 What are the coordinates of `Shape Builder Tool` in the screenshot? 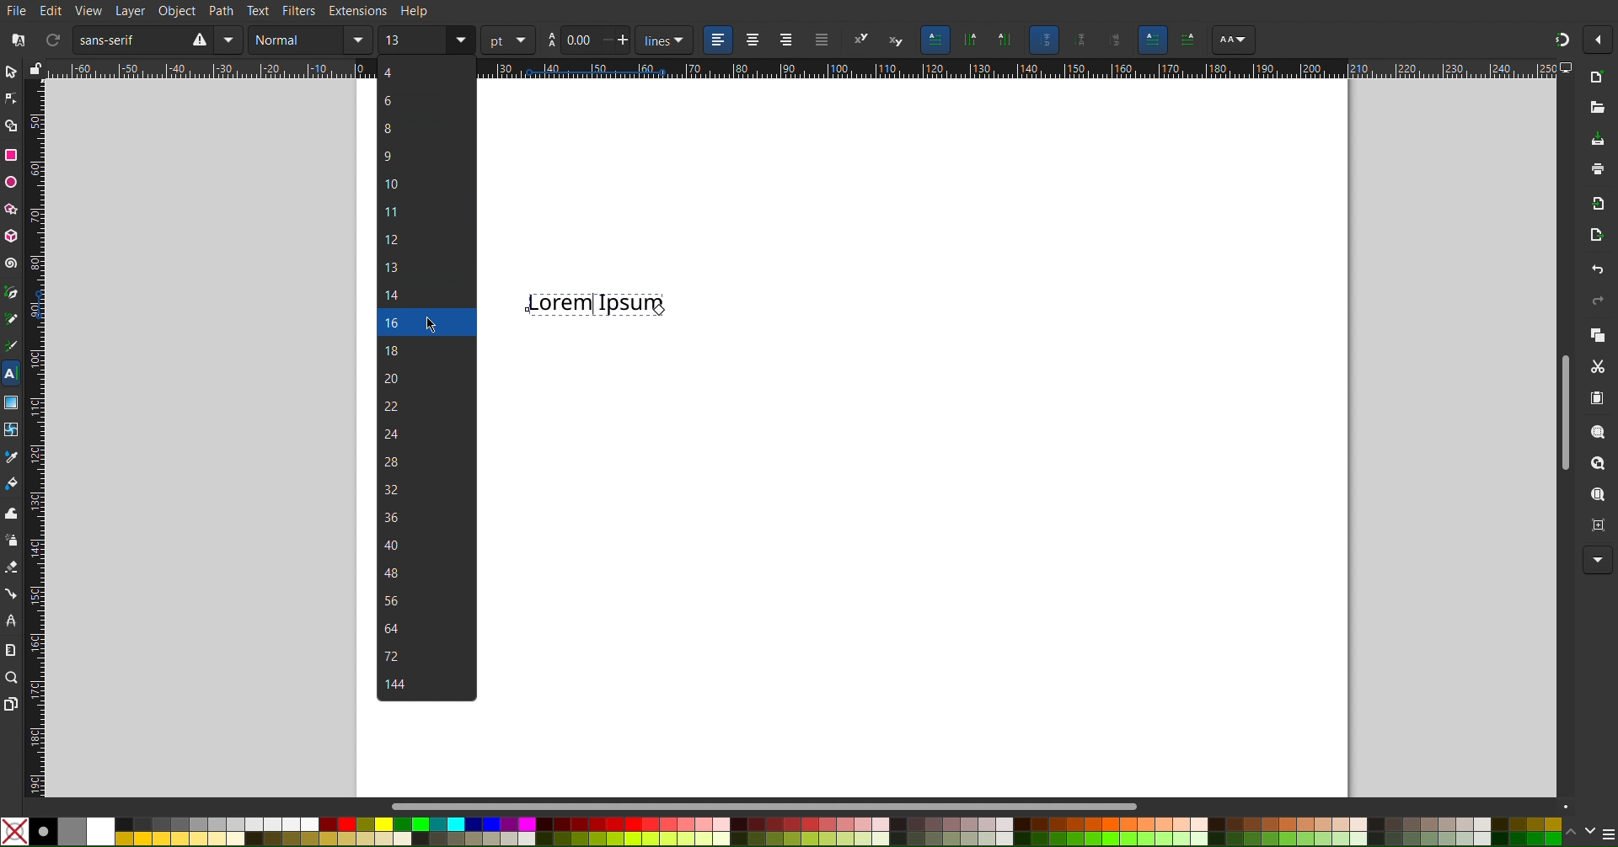 It's located at (12, 125).